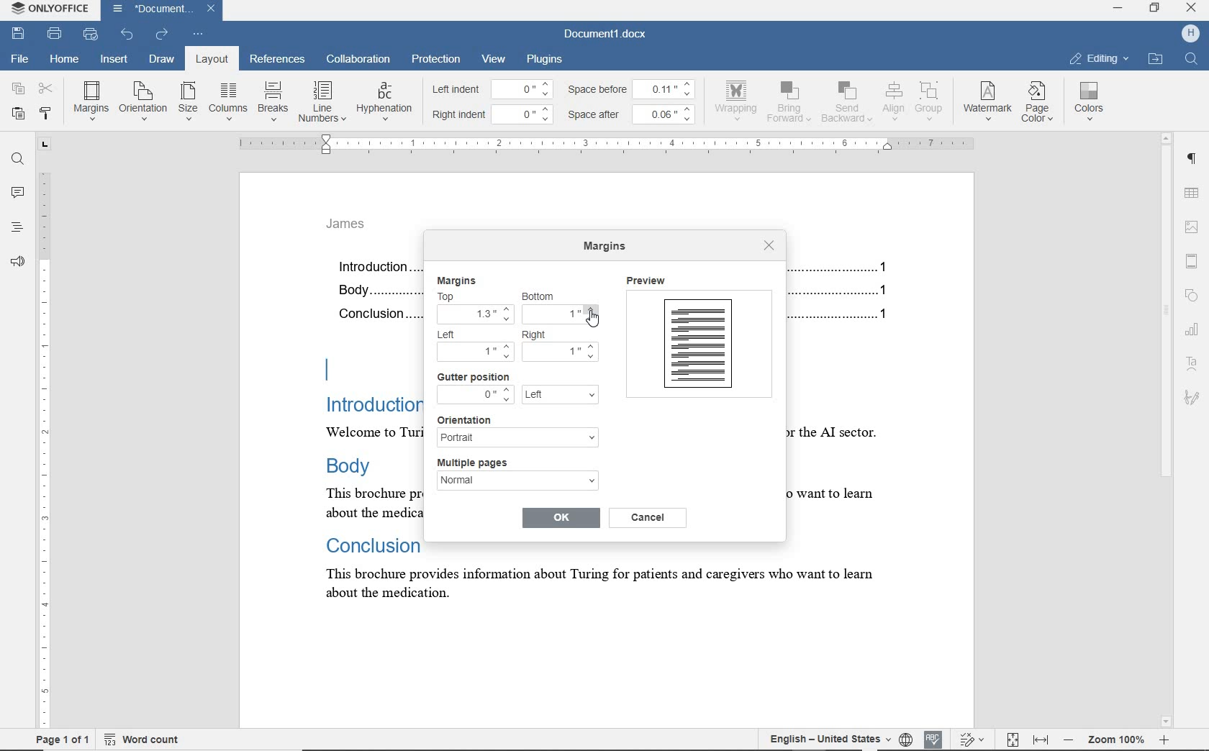  What do you see at coordinates (542, 296) in the screenshot?
I see `bottom` at bounding box center [542, 296].